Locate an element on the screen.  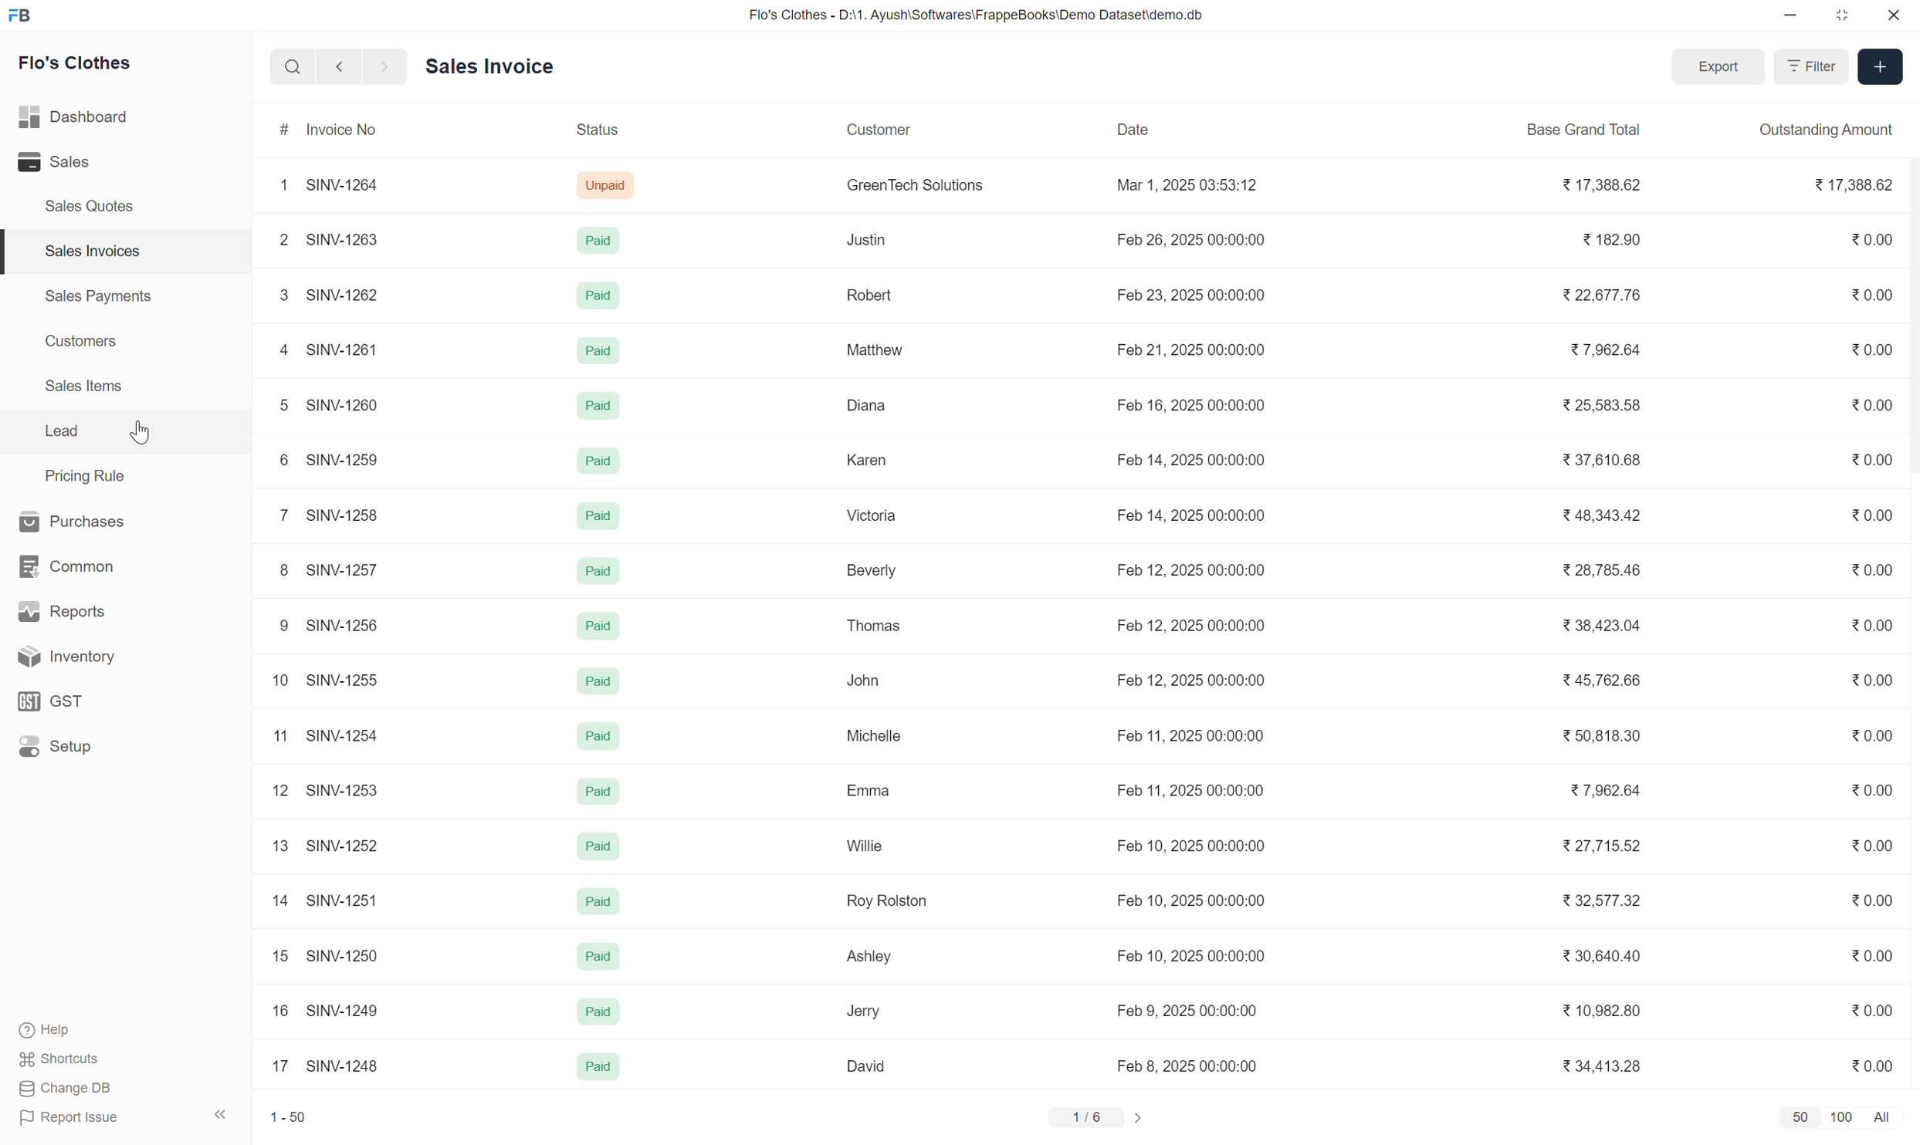
Feb 21, 2025 00:00:00 is located at coordinates (1190, 350).